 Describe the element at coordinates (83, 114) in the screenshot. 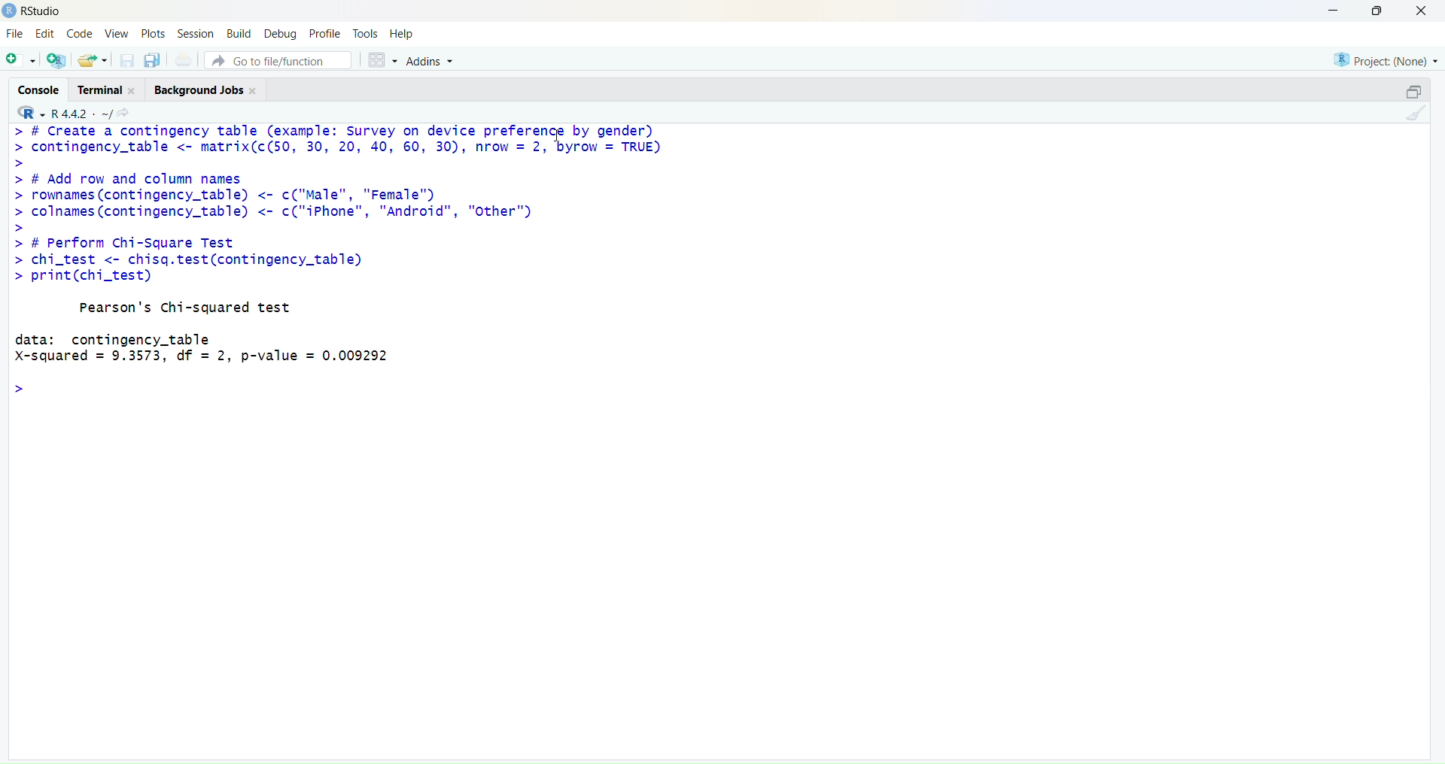

I see `R 4.4.2 ~/` at that location.